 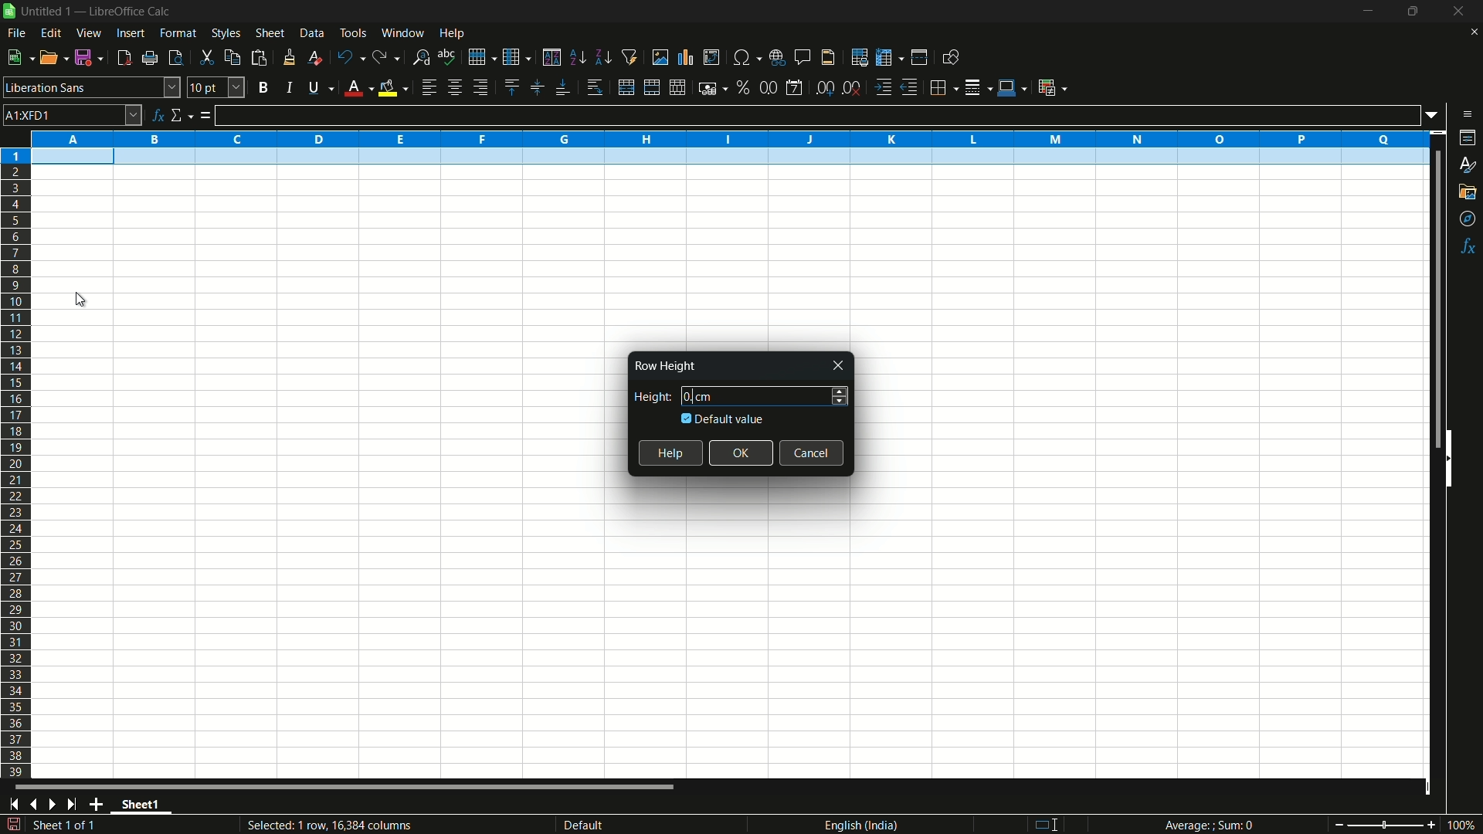 What do you see at coordinates (90, 33) in the screenshot?
I see `view menu` at bounding box center [90, 33].